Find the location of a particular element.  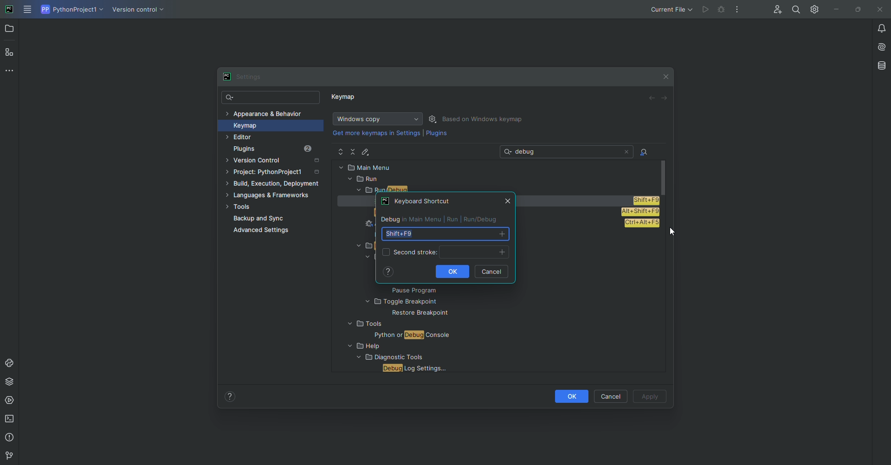

Version Control is located at coordinates (276, 161).